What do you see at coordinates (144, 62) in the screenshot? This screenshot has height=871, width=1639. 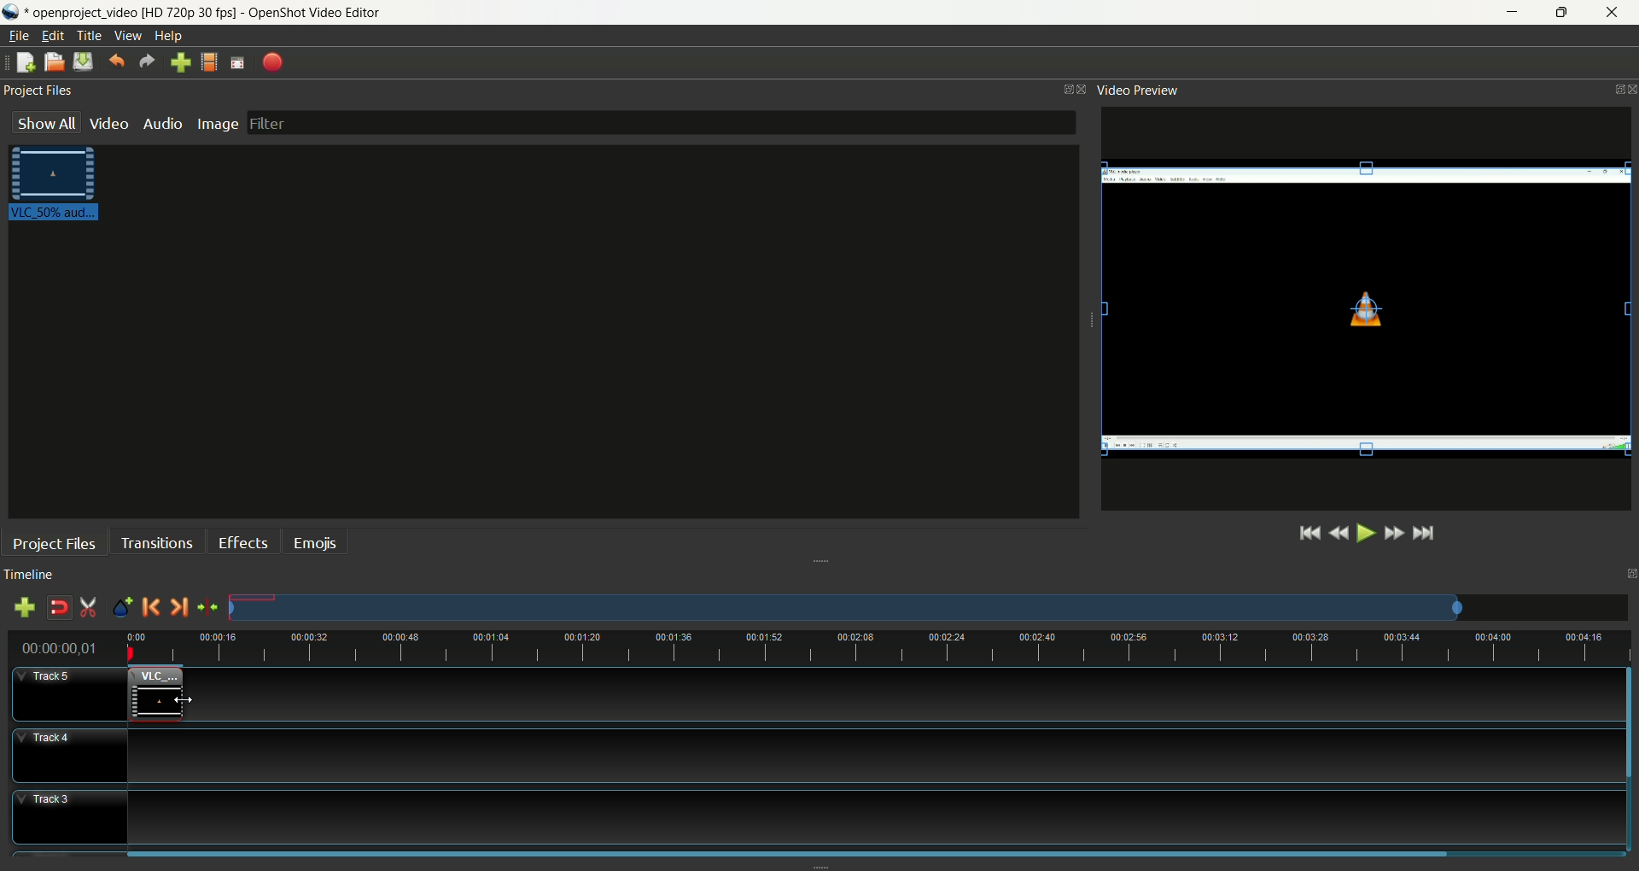 I see `redo` at bounding box center [144, 62].